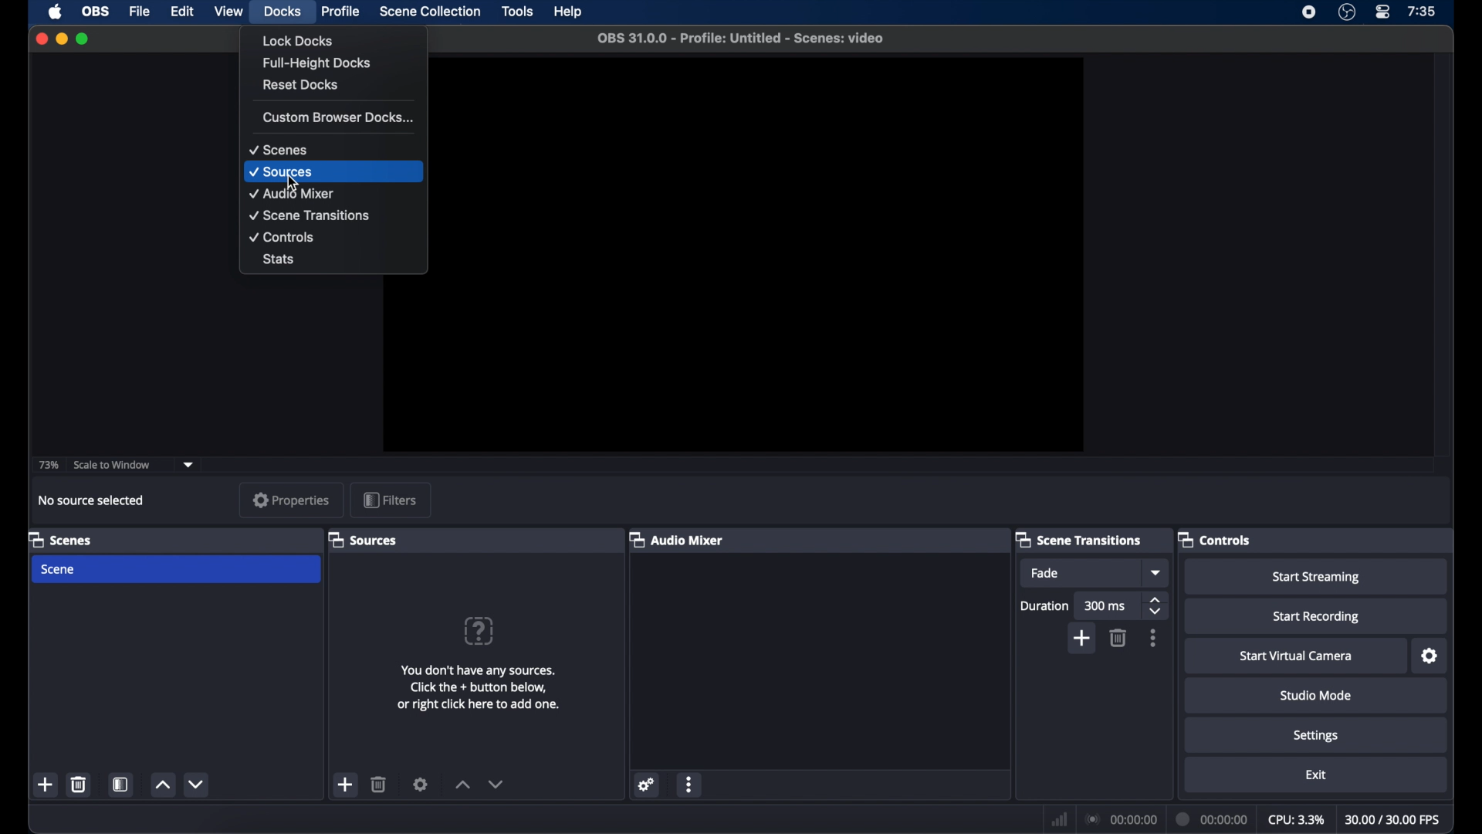  Describe the element at coordinates (1215, 539) in the screenshot. I see `controls` at that location.